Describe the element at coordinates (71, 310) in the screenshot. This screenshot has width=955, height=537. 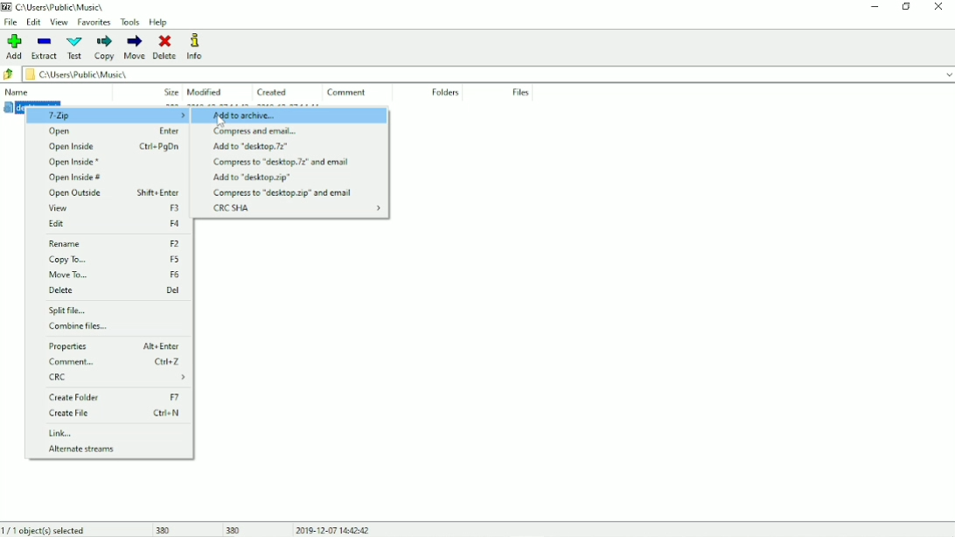
I see `Split file` at that location.